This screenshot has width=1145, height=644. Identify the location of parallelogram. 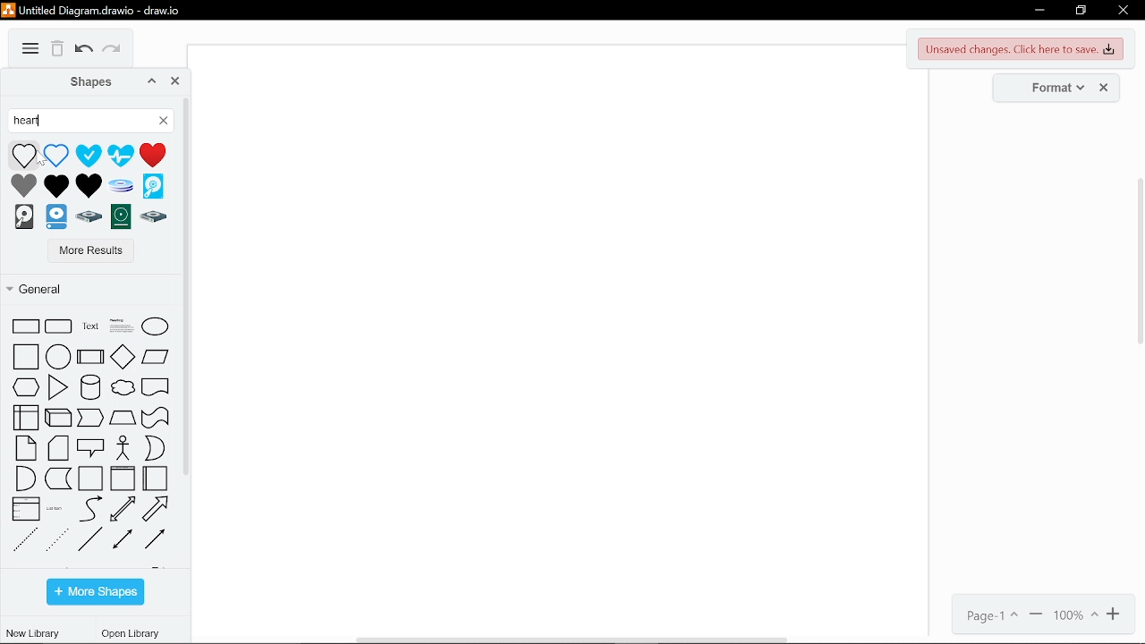
(156, 354).